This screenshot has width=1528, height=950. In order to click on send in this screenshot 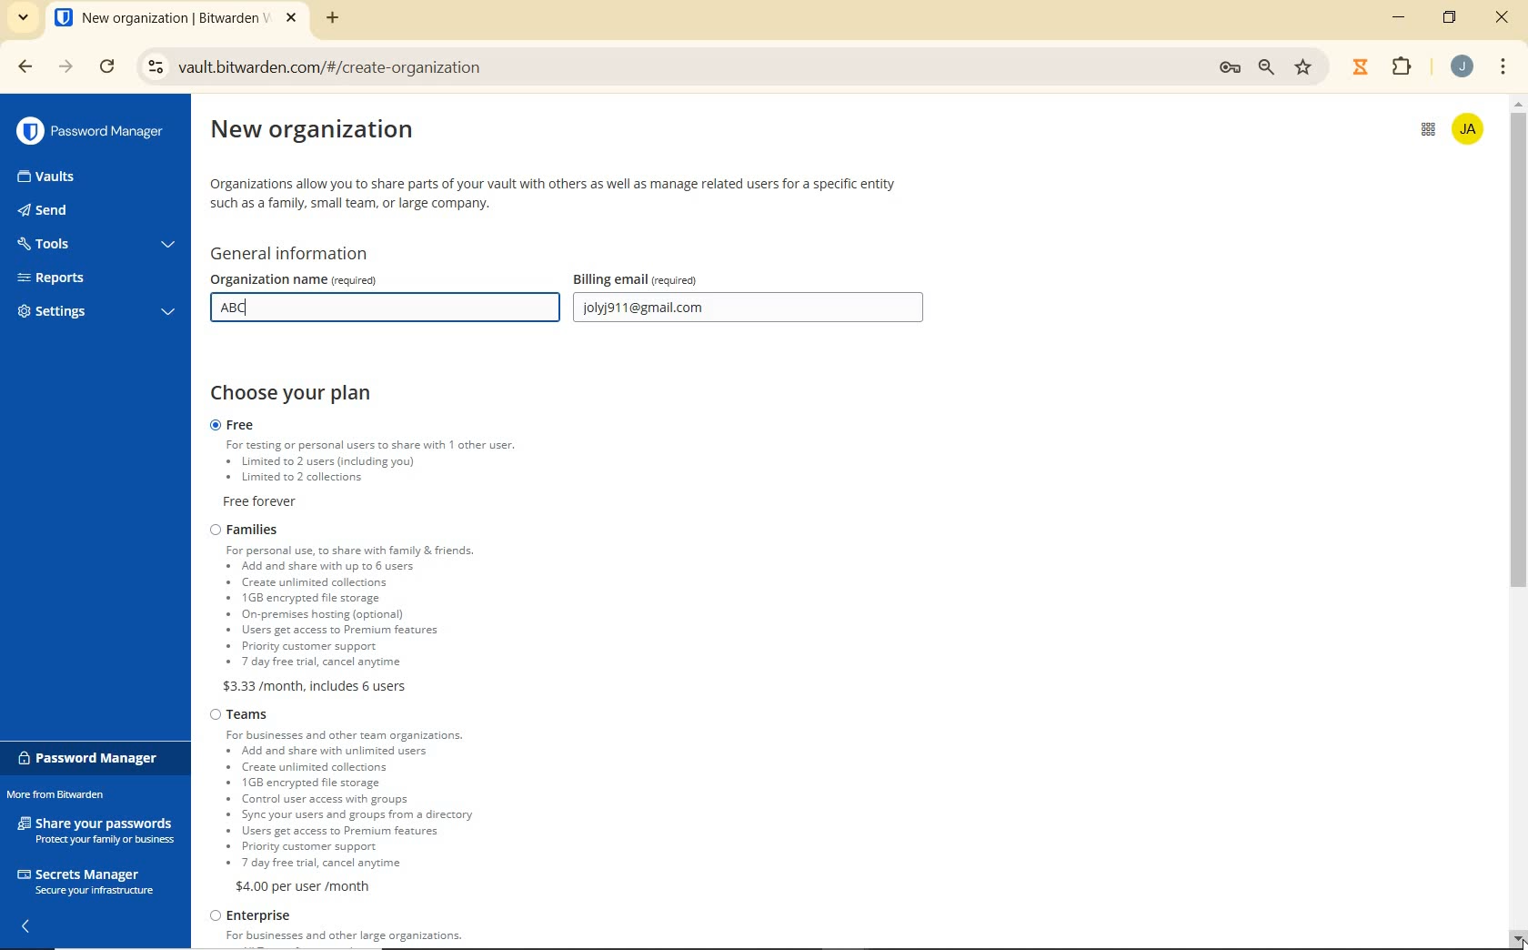, I will do `click(73, 212)`.